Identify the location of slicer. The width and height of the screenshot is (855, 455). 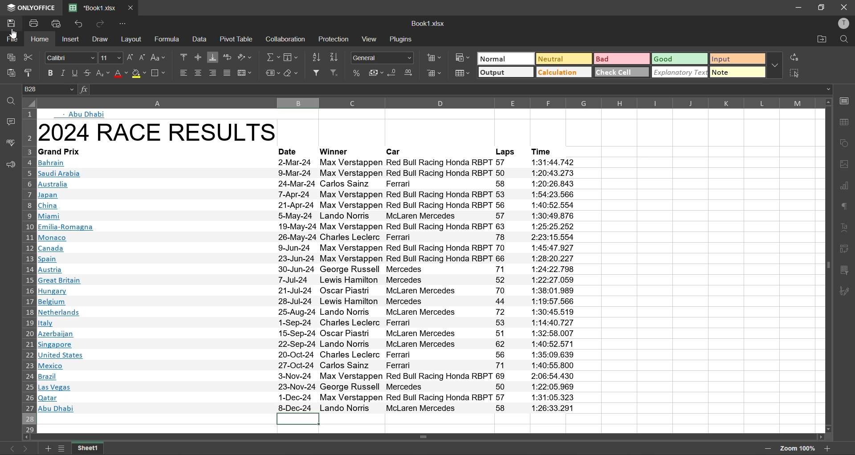
(847, 272).